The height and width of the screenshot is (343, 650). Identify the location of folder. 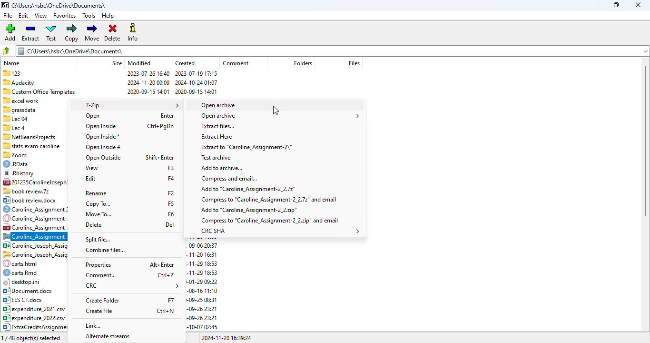
(332, 50).